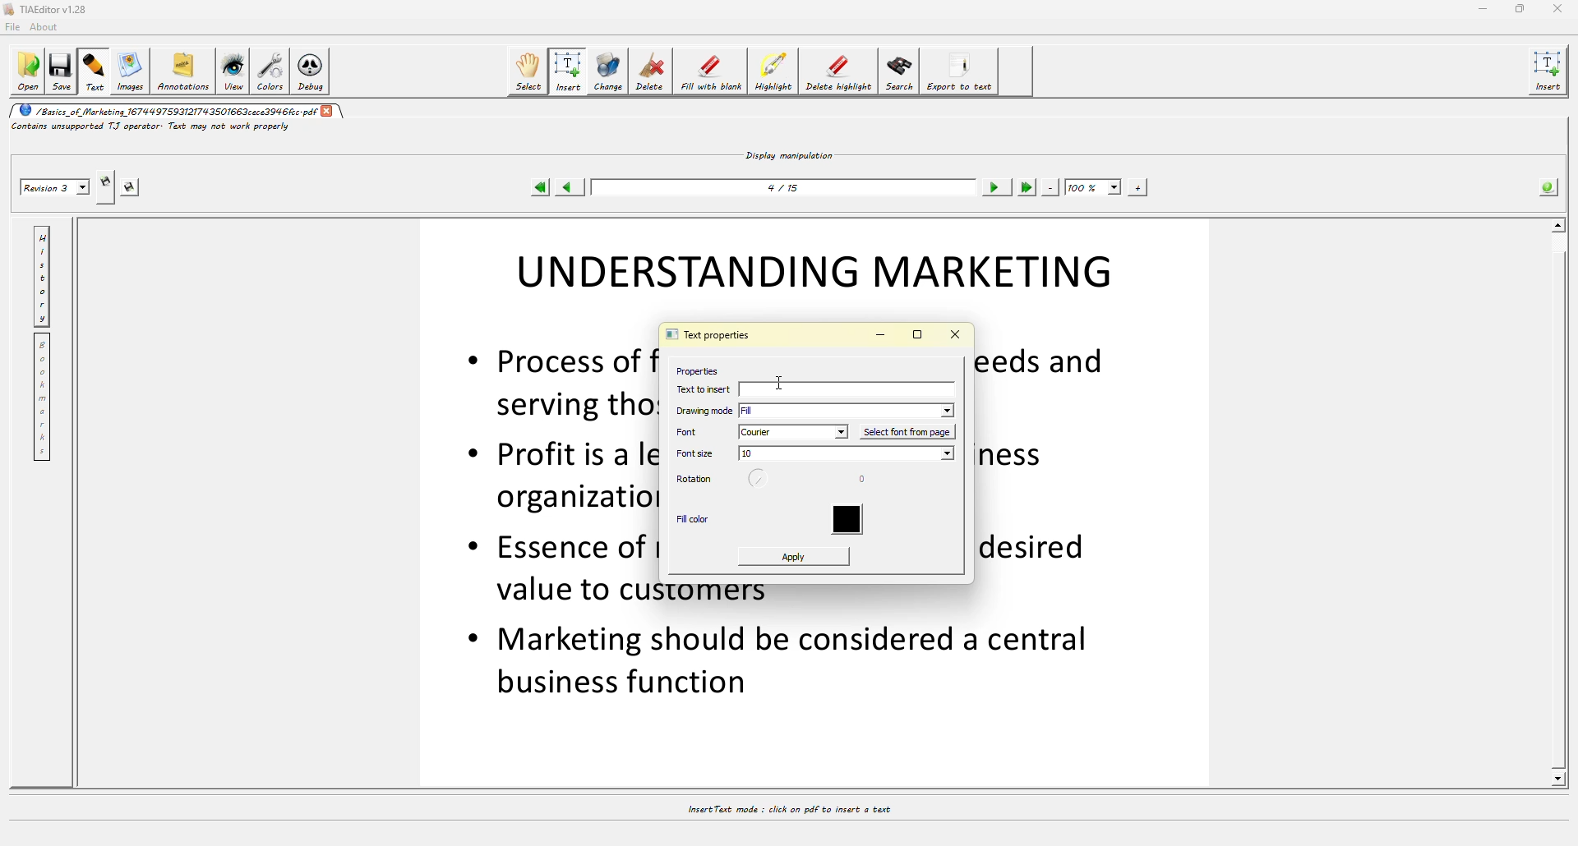  I want to click on delete, so click(652, 70).